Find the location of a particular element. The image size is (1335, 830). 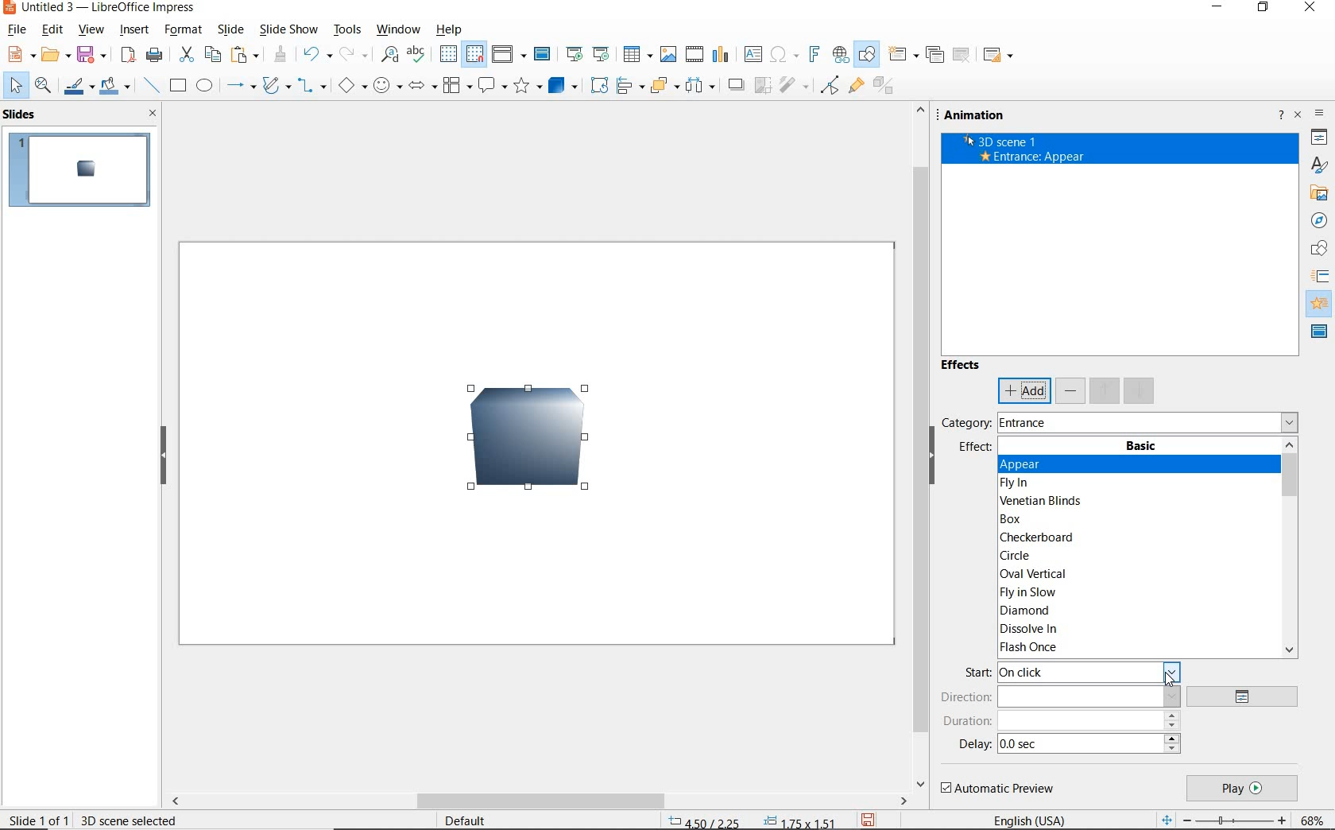

open is located at coordinates (58, 55).